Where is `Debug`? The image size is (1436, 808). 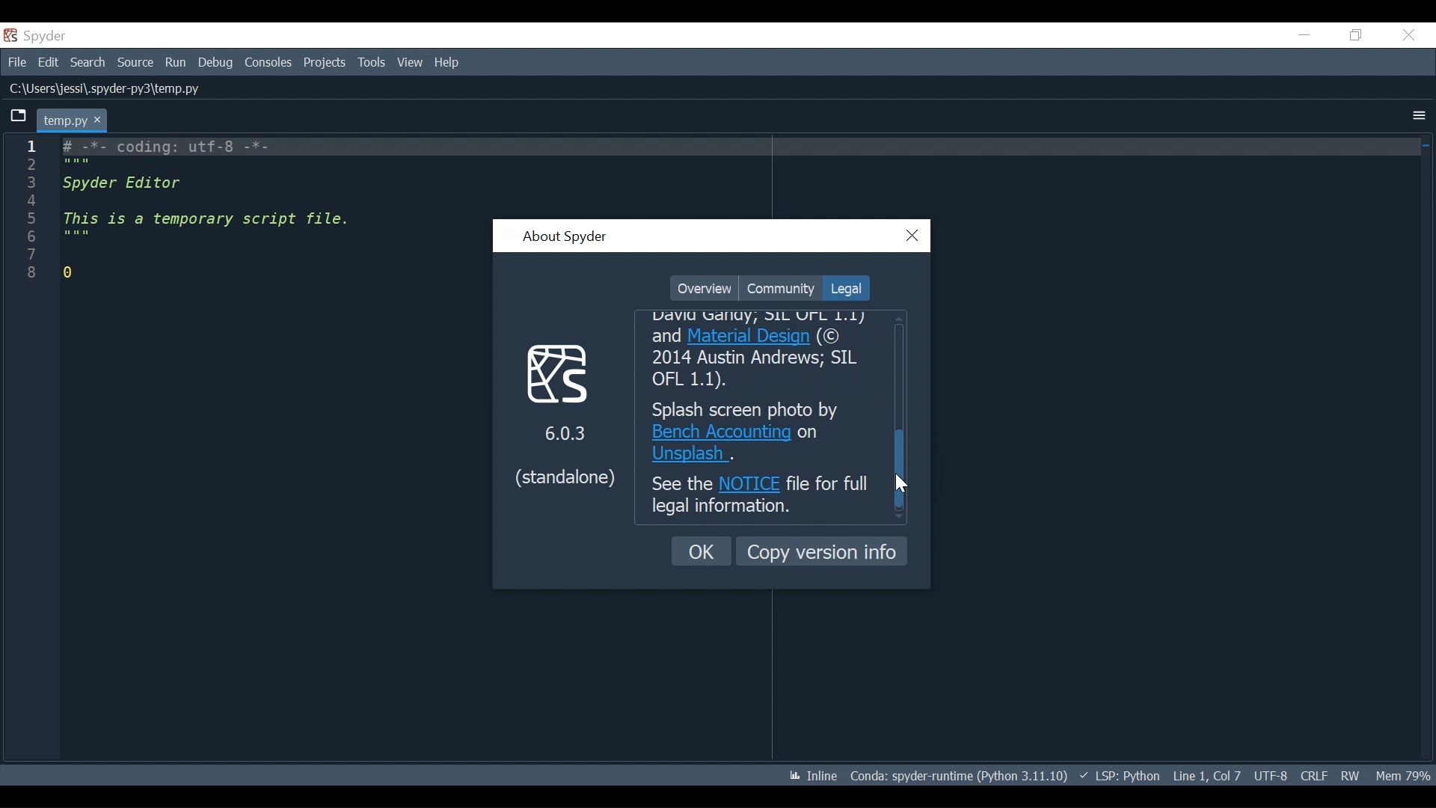
Debug is located at coordinates (217, 63).